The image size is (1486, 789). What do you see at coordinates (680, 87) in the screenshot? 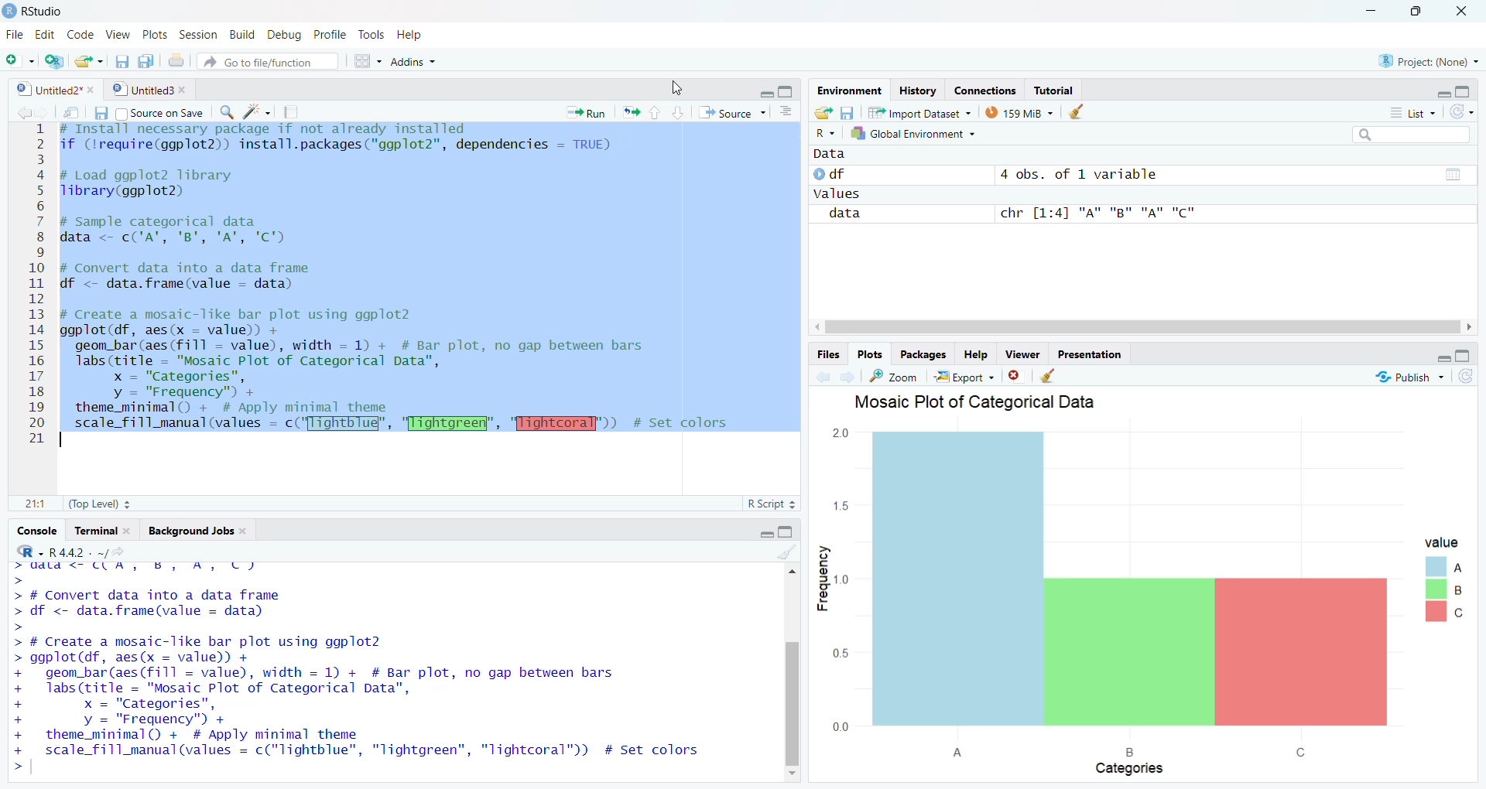
I see `Cursor` at bounding box center [680, 87].